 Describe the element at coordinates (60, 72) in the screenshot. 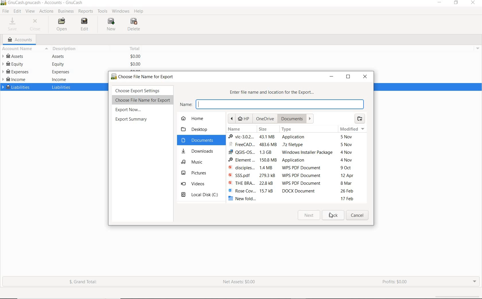

I see `expenses` at that location.